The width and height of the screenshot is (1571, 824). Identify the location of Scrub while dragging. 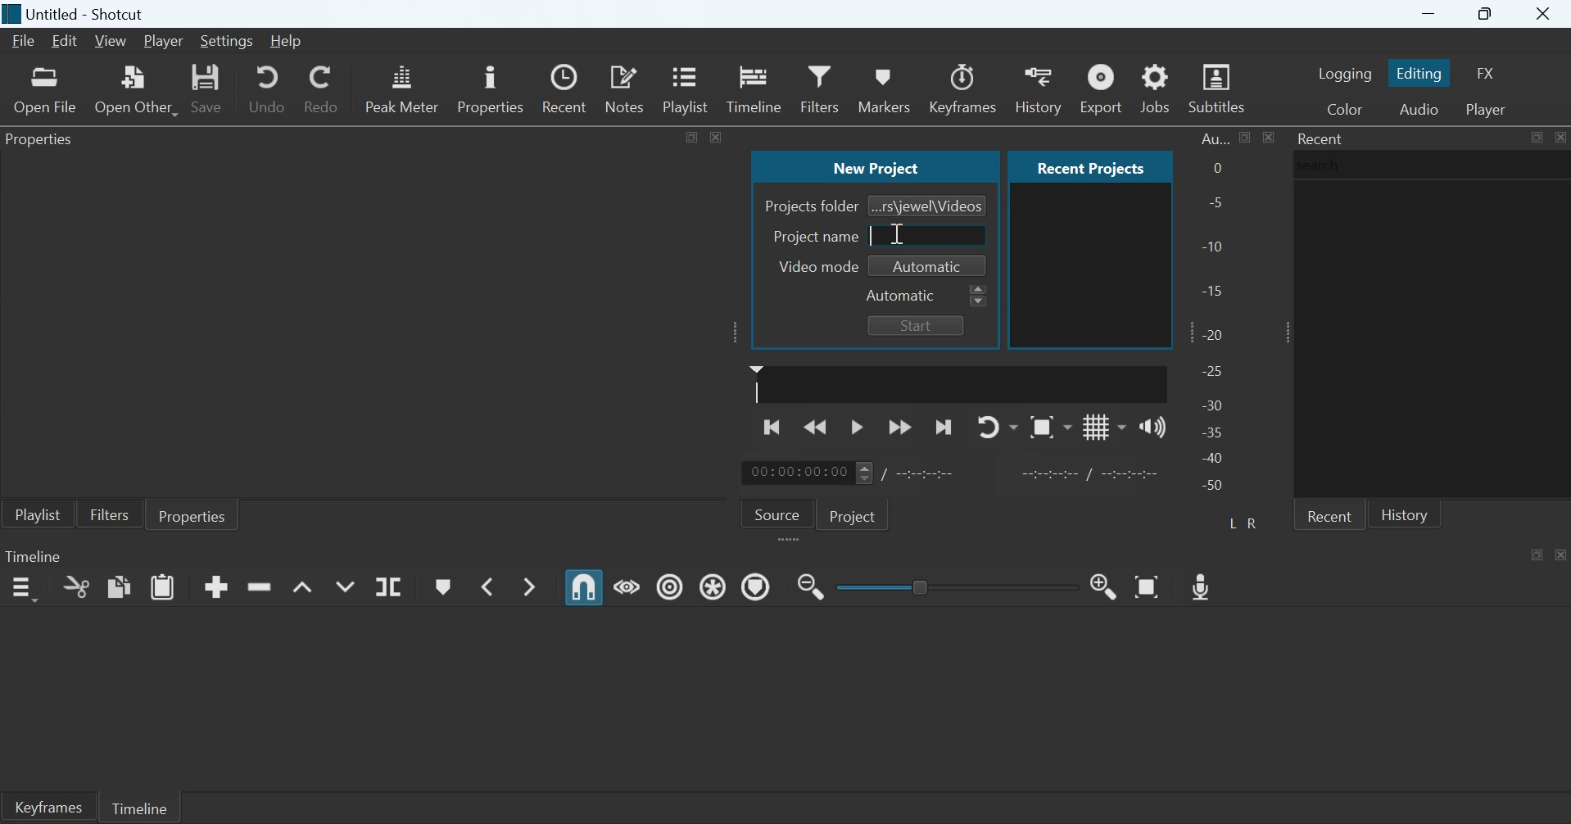
(627, 585).